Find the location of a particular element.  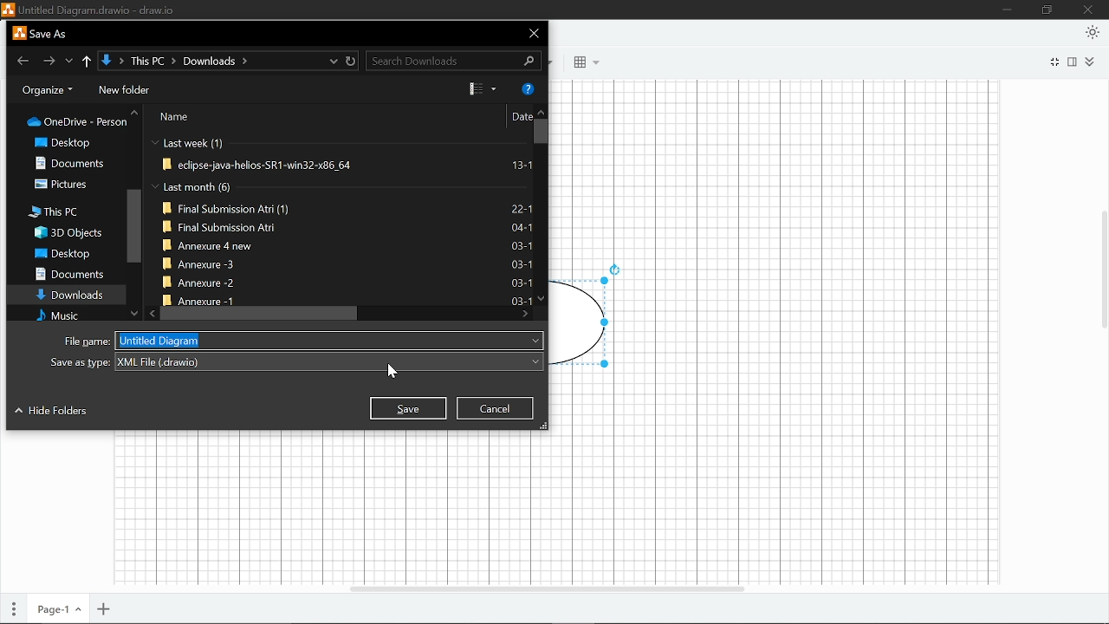

One drive is located at coordinates (79, 125).